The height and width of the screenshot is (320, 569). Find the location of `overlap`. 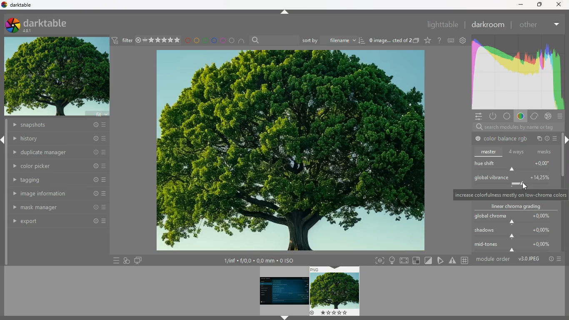

overlap is located at coordinates (127, 260).